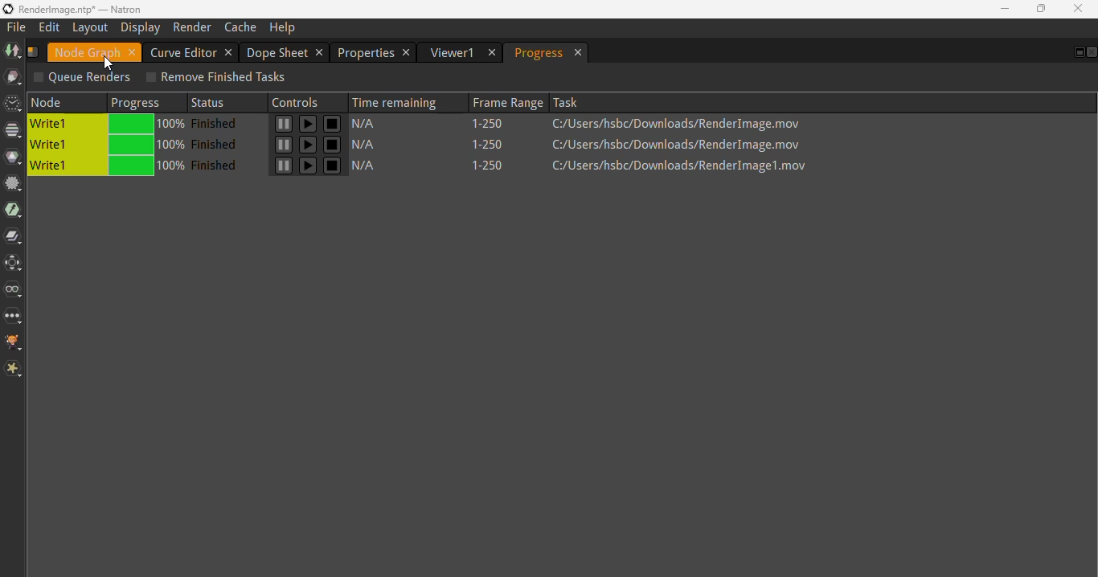  Describe the element at coordinates (283, 145) in the screenshot. I see `play` at that location.